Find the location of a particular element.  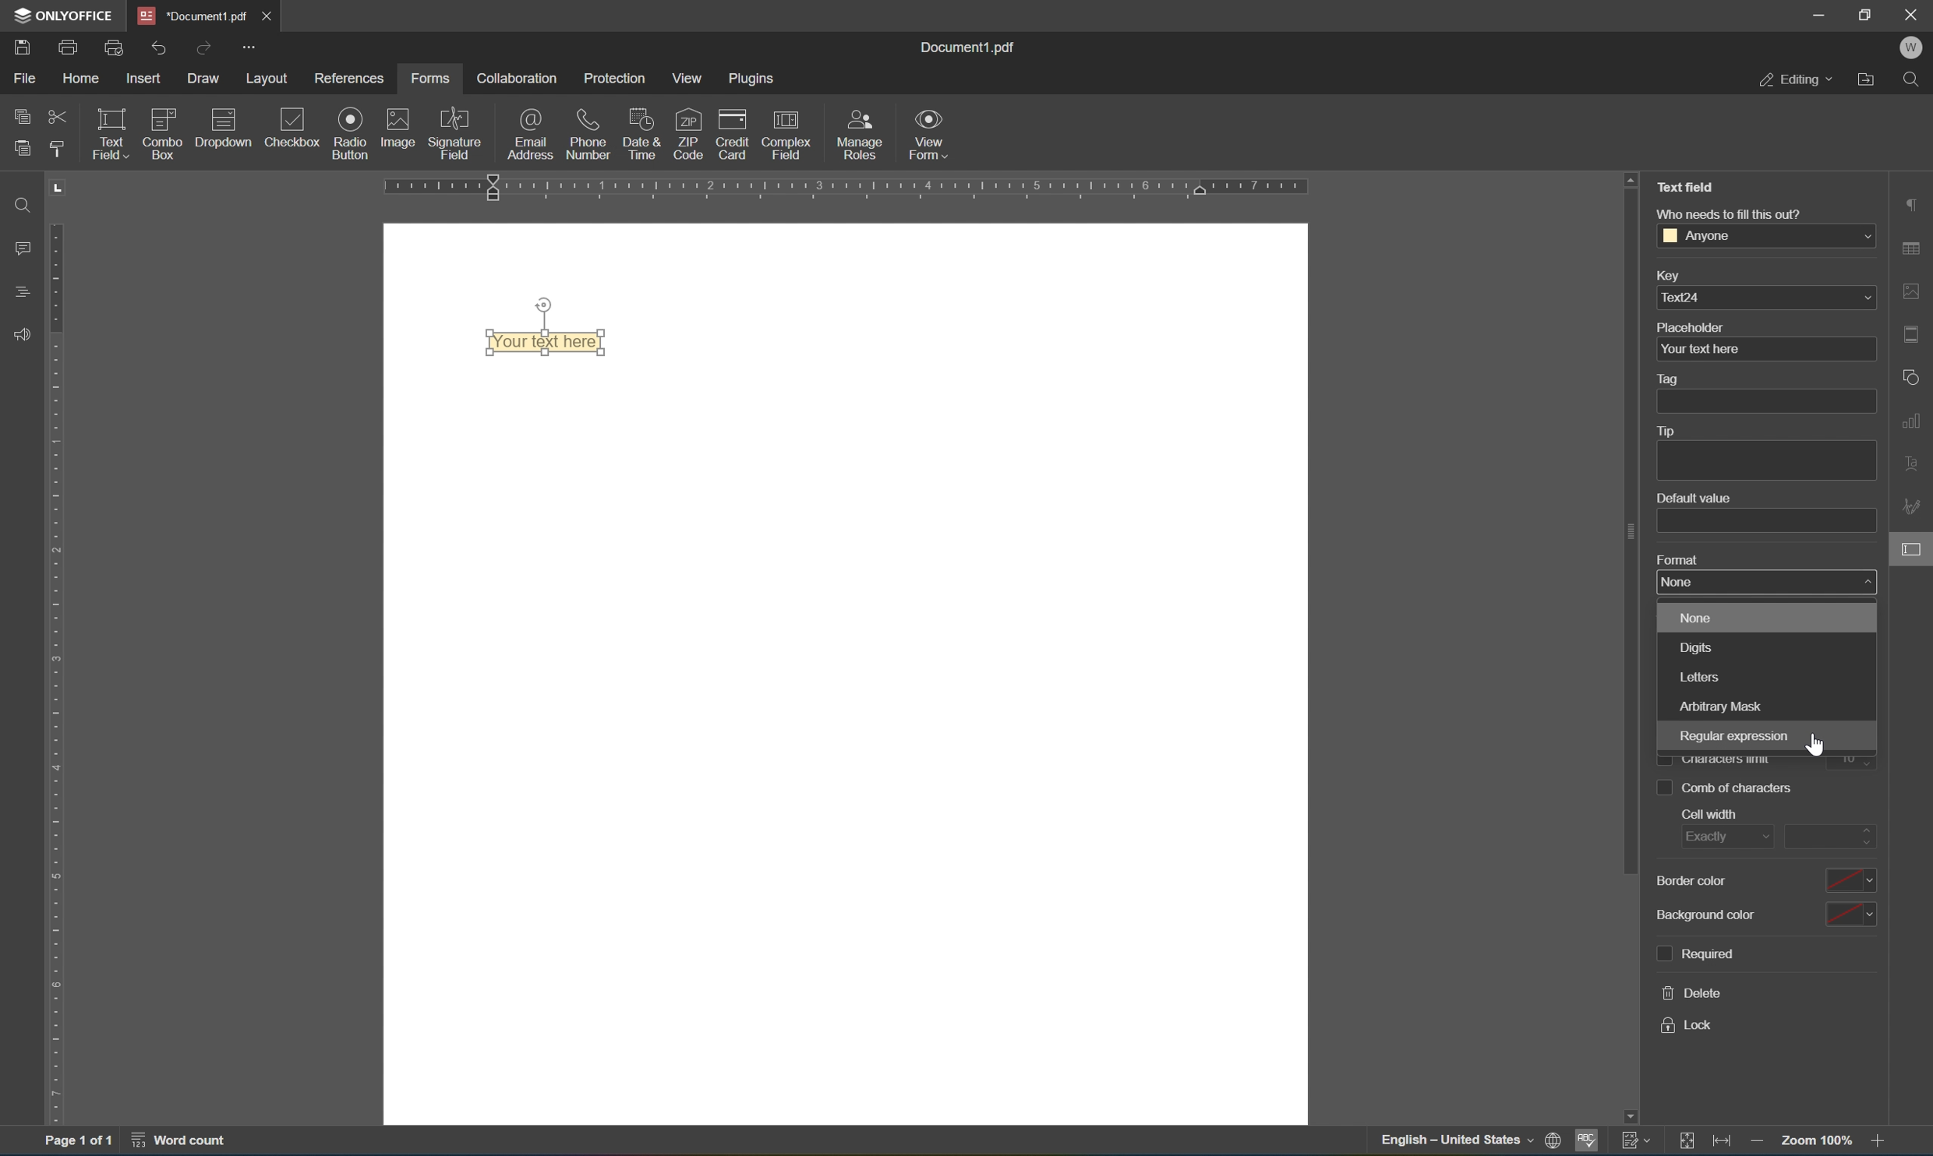

form settings is located at coordinates (1914, 548).